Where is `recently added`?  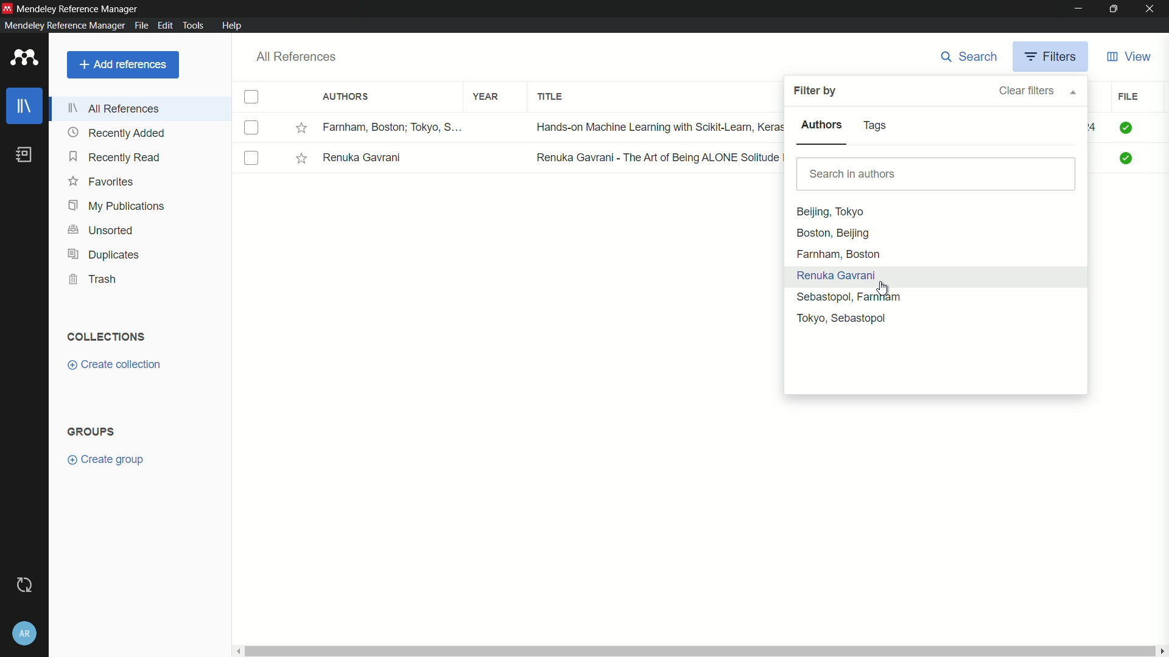 recently added is located at coordinates (116, 133).